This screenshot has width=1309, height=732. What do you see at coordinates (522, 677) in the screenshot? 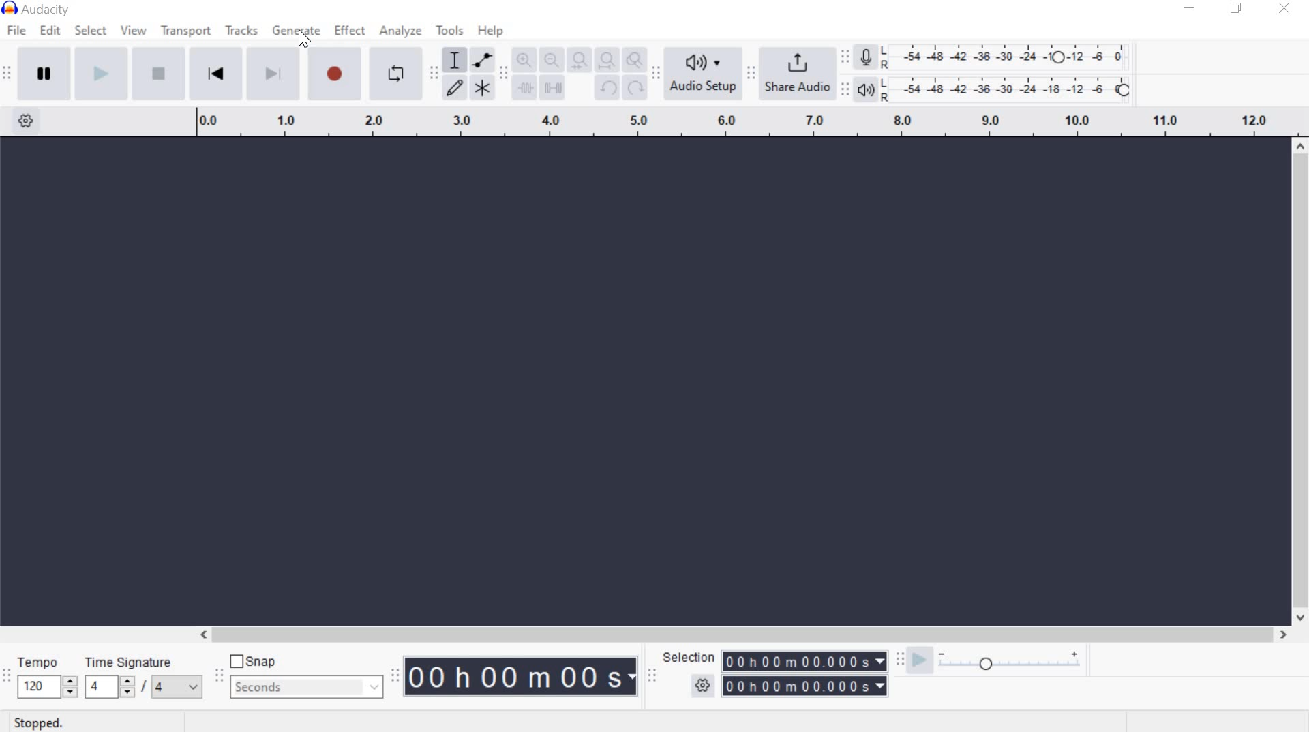
I see `audacity time` at bounding box center [522, 677].